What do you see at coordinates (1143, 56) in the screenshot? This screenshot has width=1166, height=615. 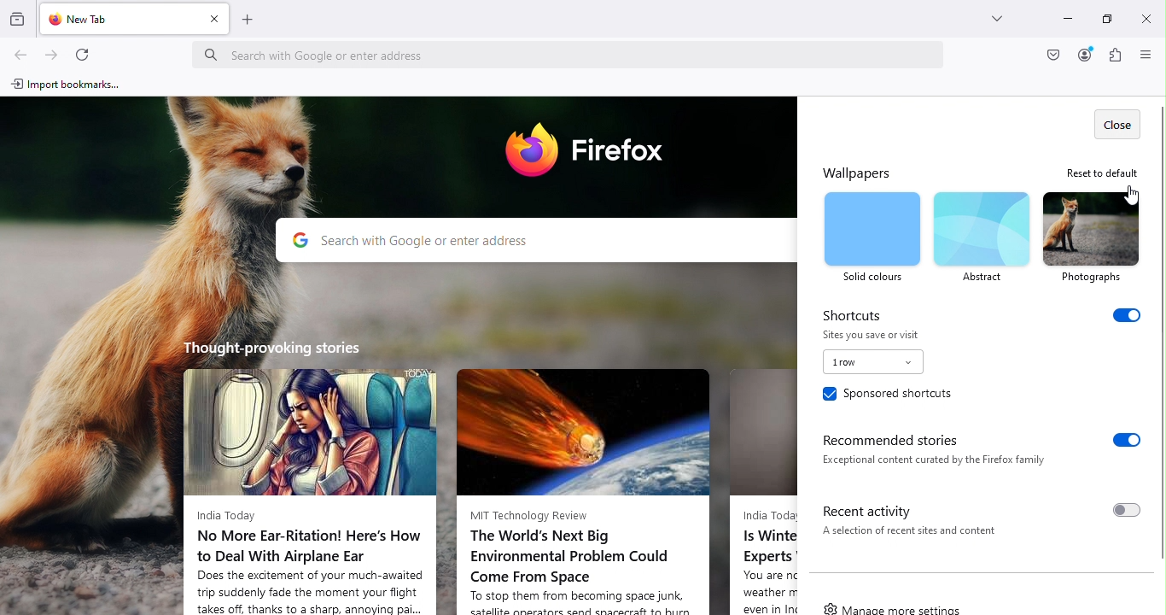 I see `Open application menu` at bounding box center [1143, 56].